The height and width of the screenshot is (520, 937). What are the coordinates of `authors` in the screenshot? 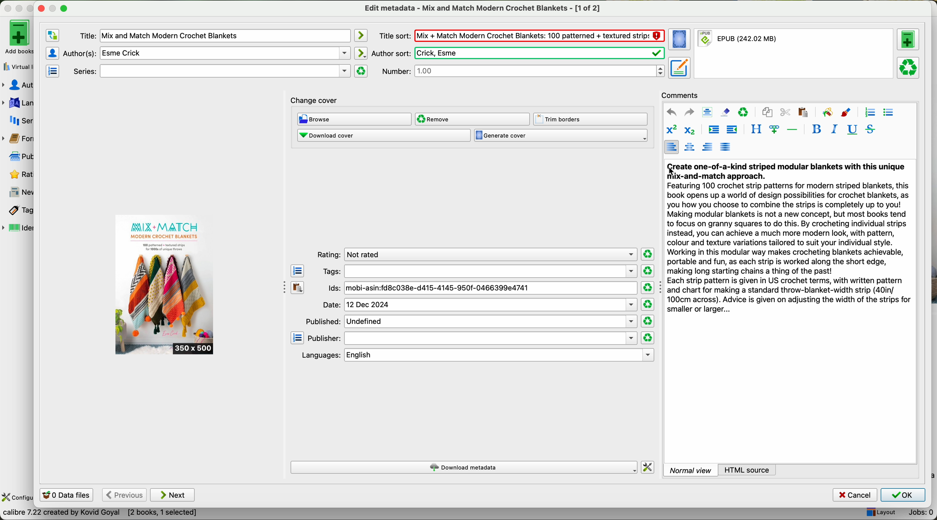 It's located at (17, 85).